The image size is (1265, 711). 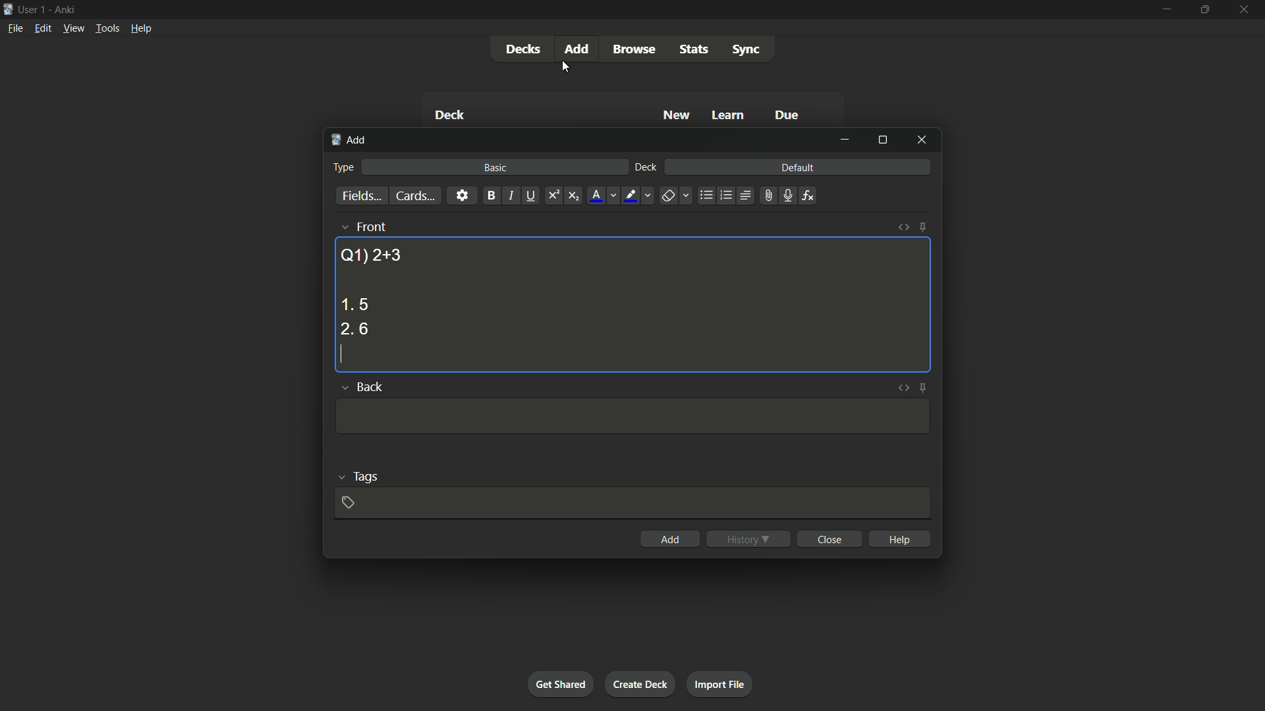 I want to click on maximize, so click(x=882, y=140).